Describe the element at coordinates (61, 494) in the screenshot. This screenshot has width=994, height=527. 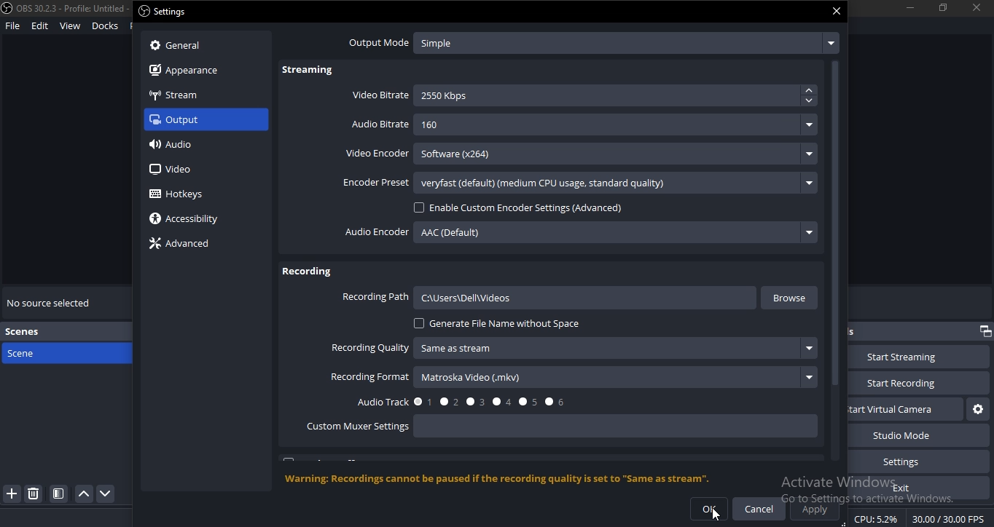
I see `grid` at that location.